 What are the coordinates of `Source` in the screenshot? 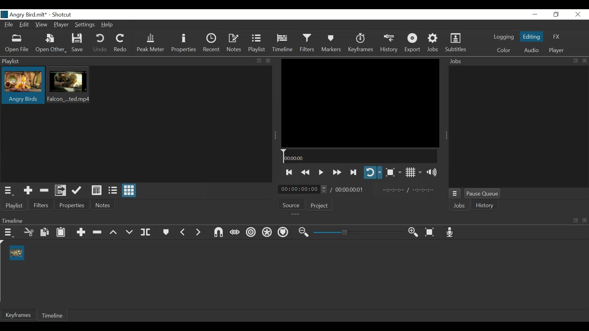 It's located at (292, 206).